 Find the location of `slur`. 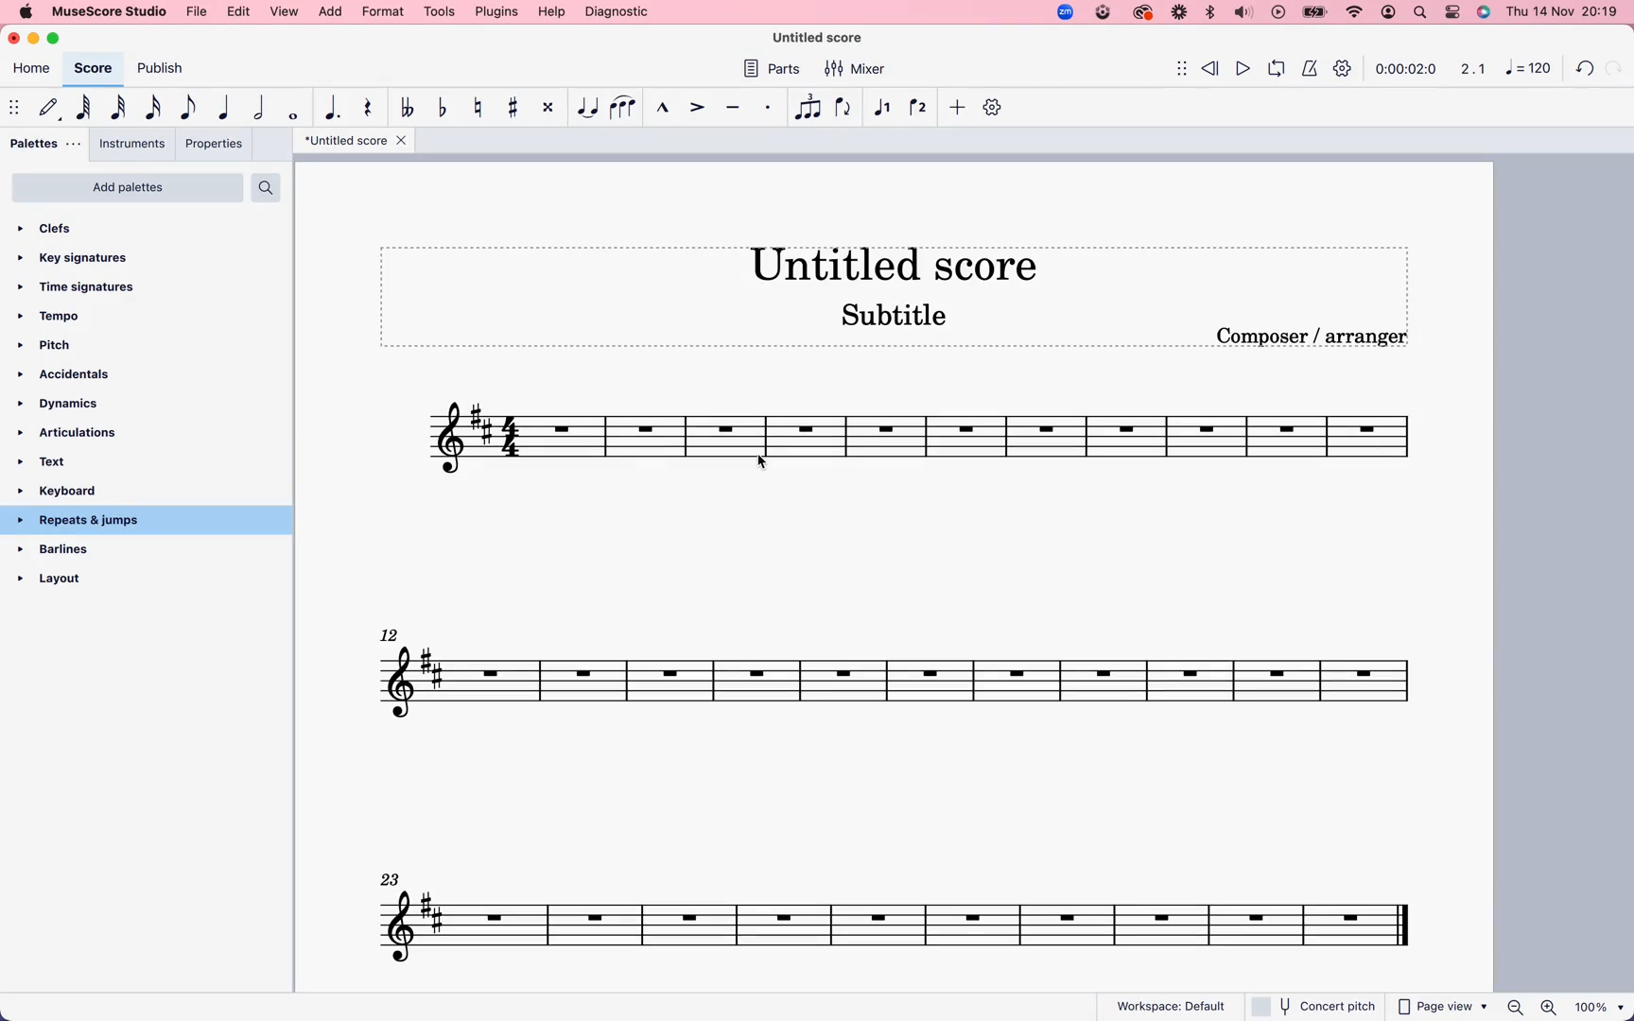

slur is located at coordinates (624, 108).